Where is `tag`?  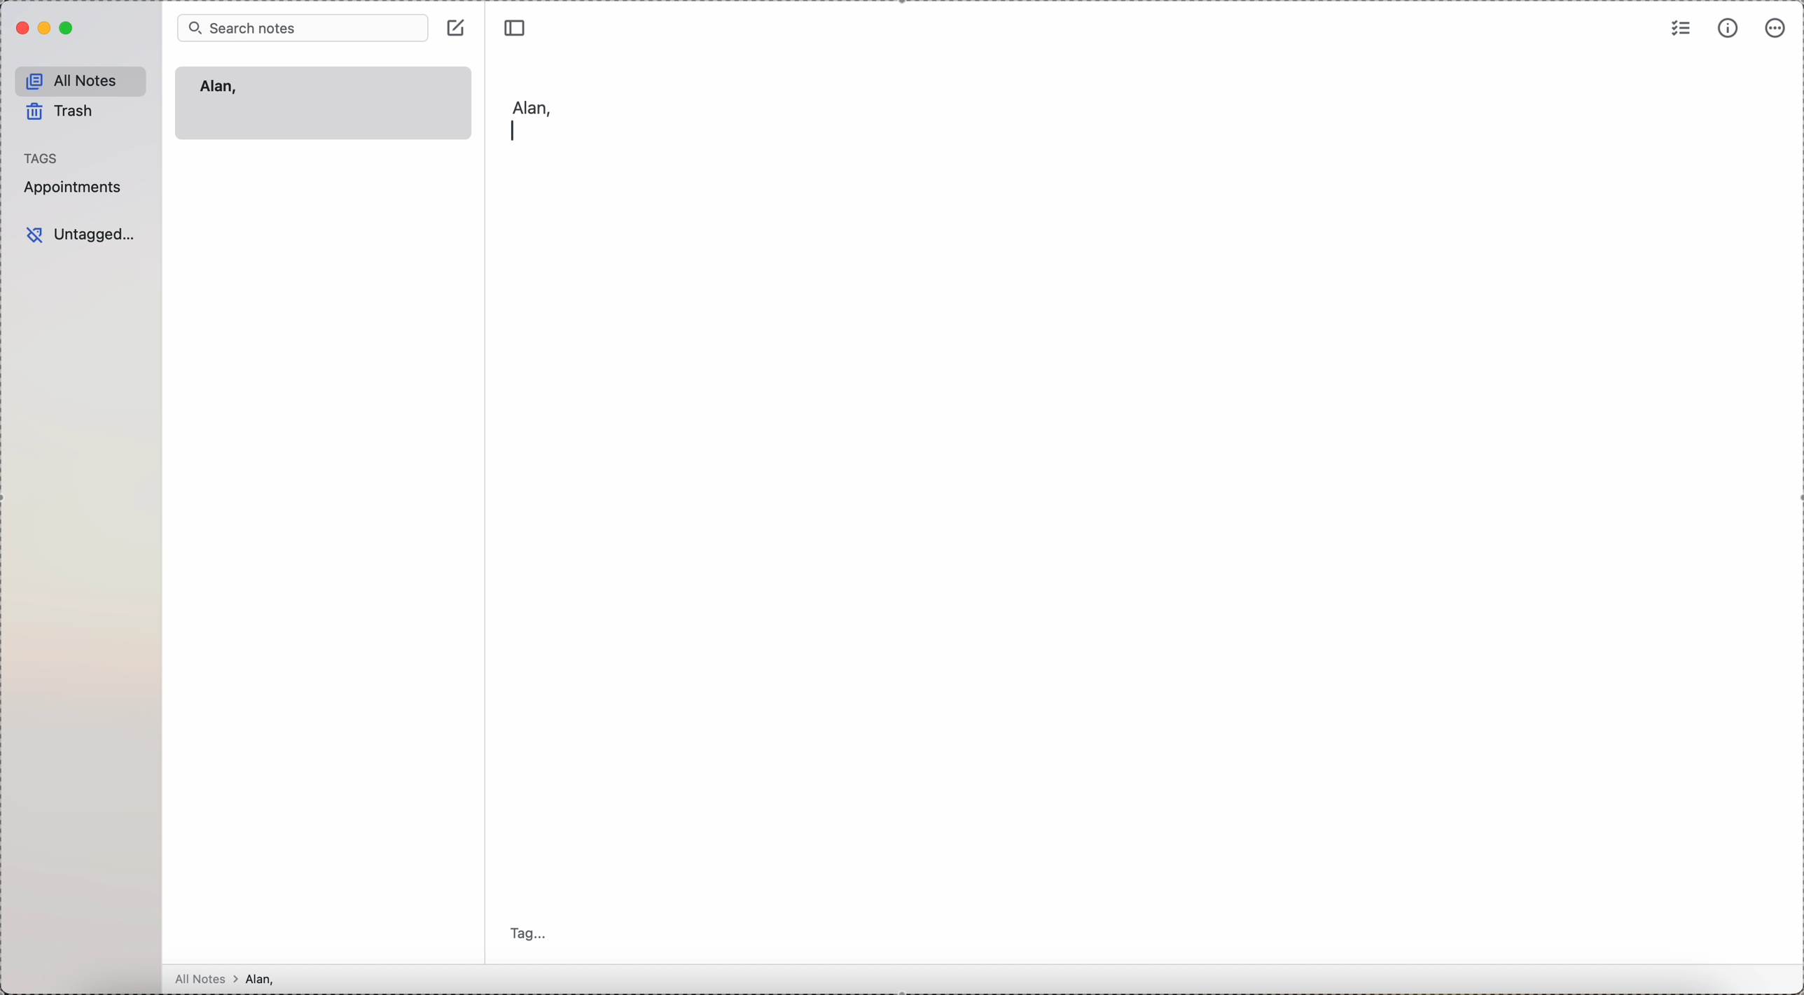 tag is located at coordinates (532, 935).